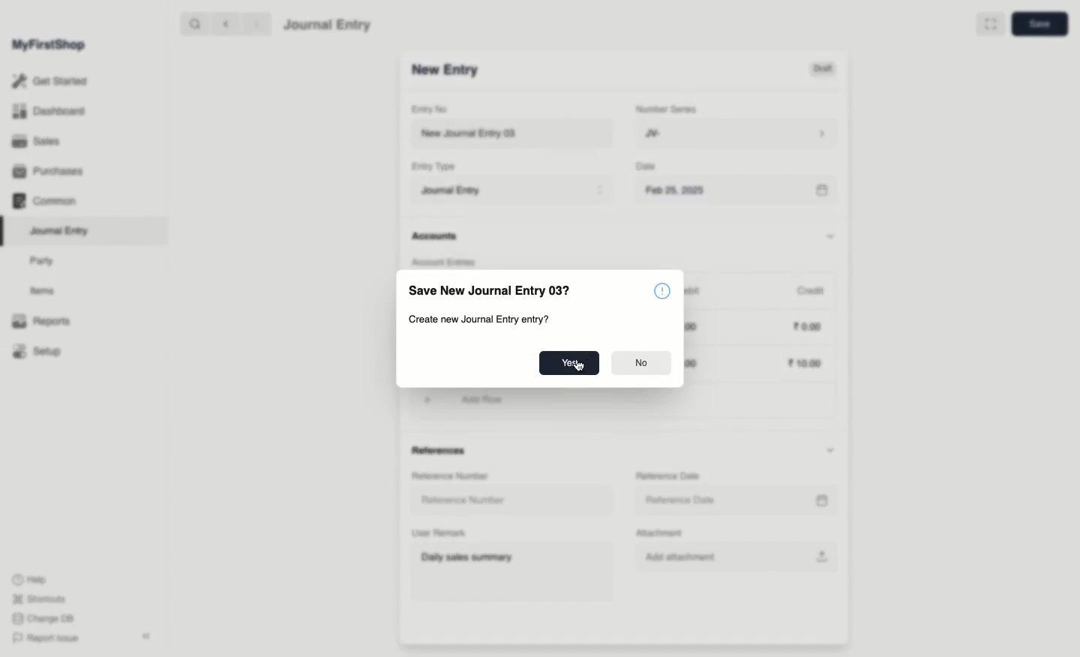 This screenshot has width=1080, height=657. What do you see at coordinates (480, 319) in the screenshot?
I see `Create new Journal Entry entry?` at bounding box center [480, 319].